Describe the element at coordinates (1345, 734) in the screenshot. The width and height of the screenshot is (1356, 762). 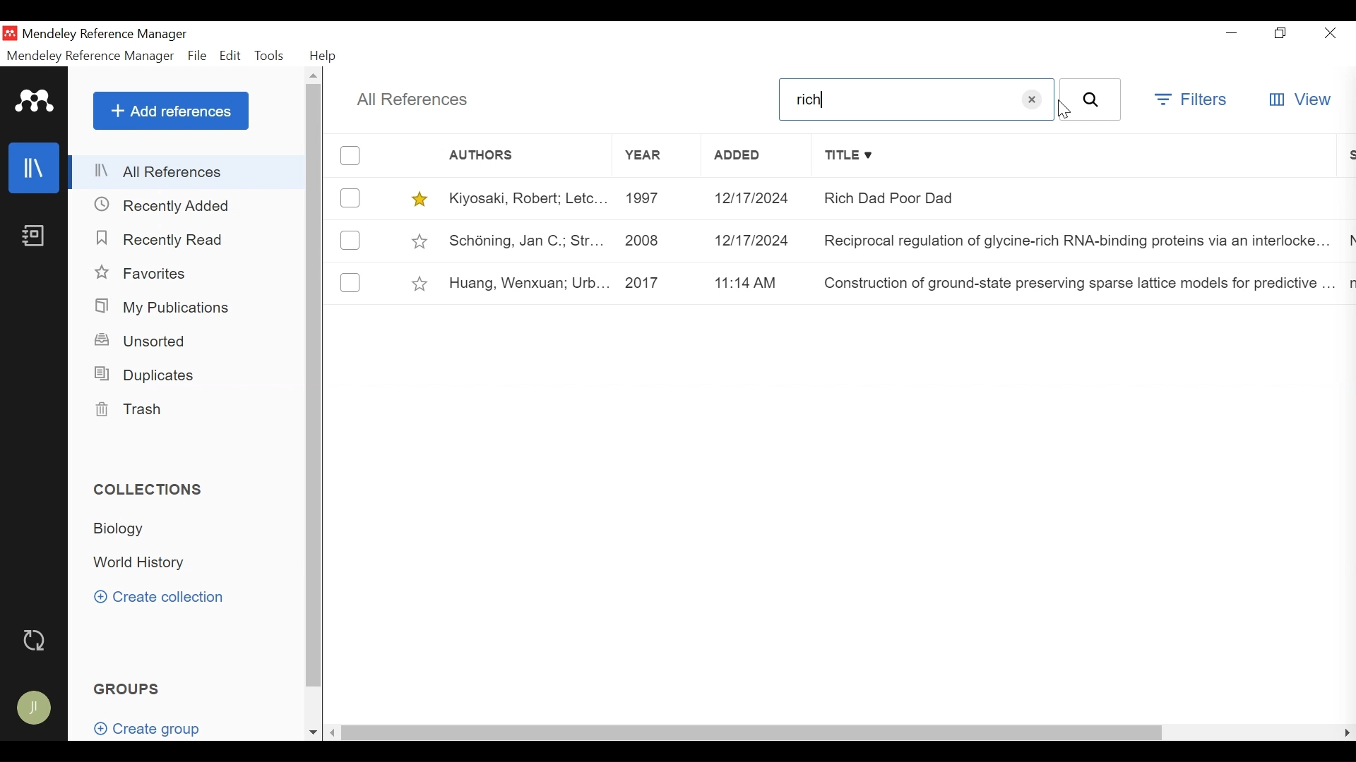
I see `Scroll Right` at that location.